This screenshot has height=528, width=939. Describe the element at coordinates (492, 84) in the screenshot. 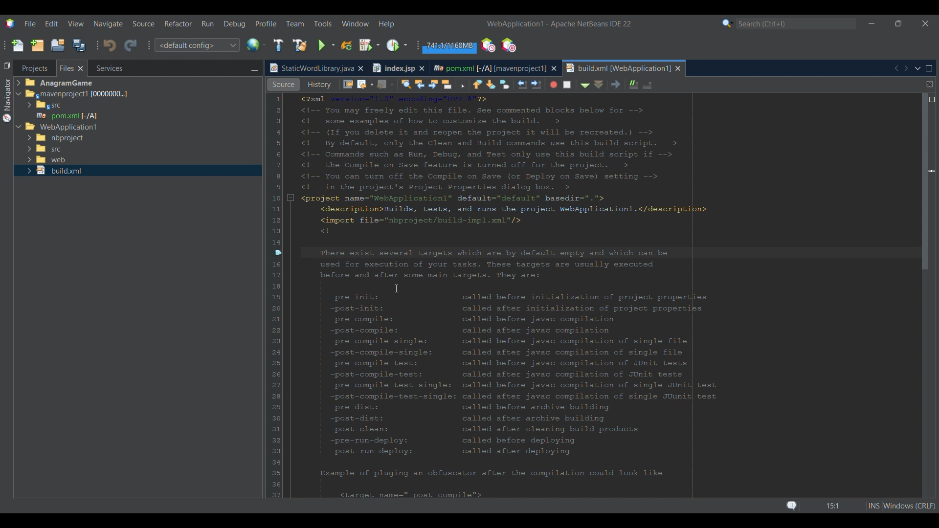

I see `Find selection` at that location.